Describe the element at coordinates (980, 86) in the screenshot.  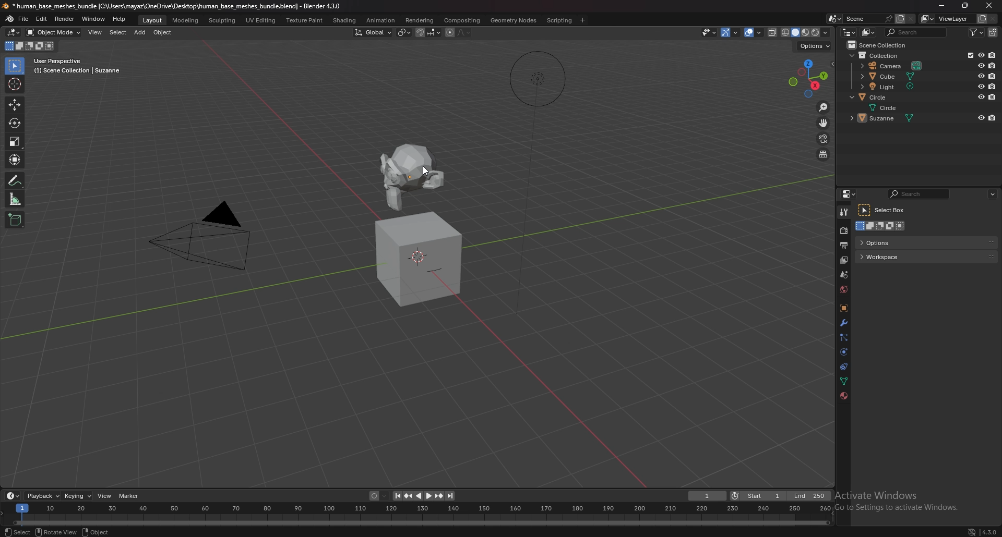
I see `hide in viewport` at that location.